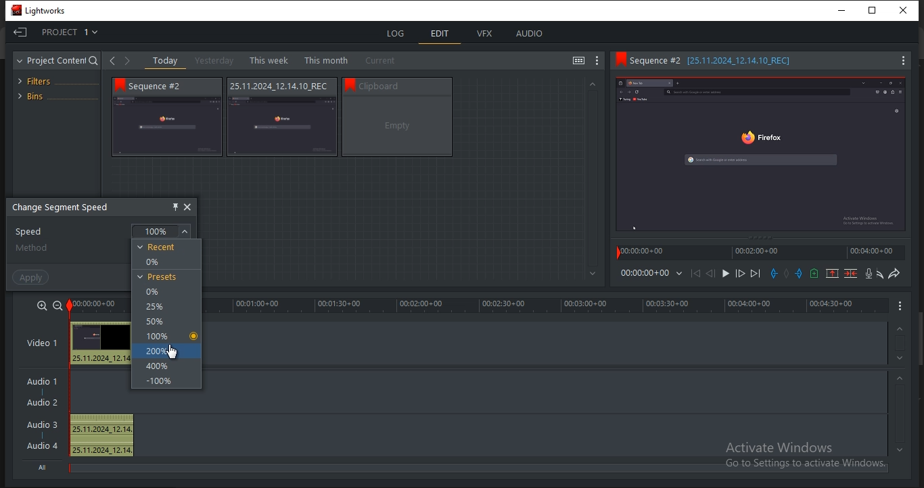  What do you see at coordinates (283, 126) in the screenshot?
I see `video thumbnail` at bounding box center [283, 126].